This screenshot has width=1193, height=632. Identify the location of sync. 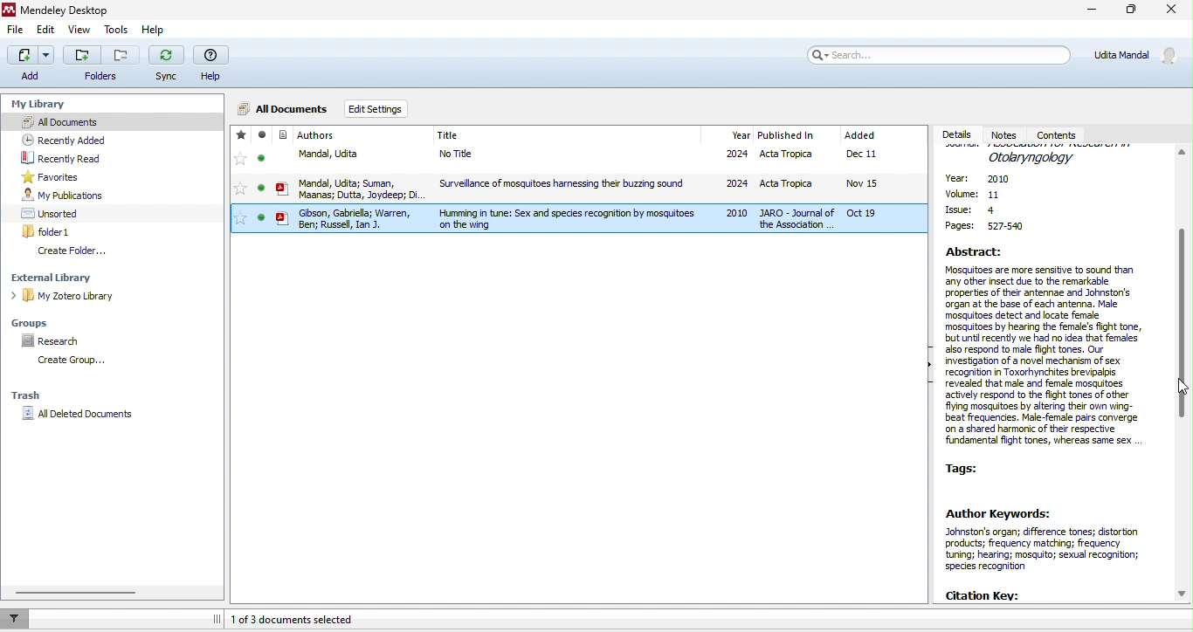
(168, 65).